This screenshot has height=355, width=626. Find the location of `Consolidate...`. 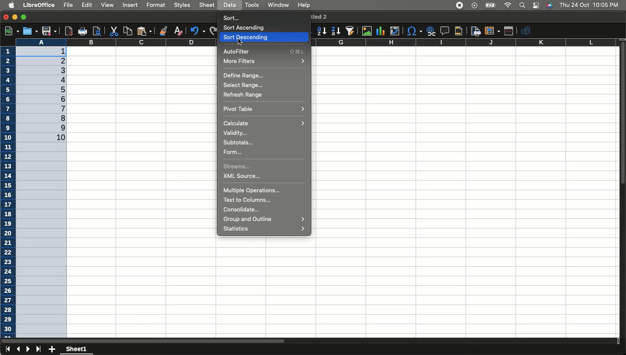

Consolidate... is located at coordinates (240, 211).